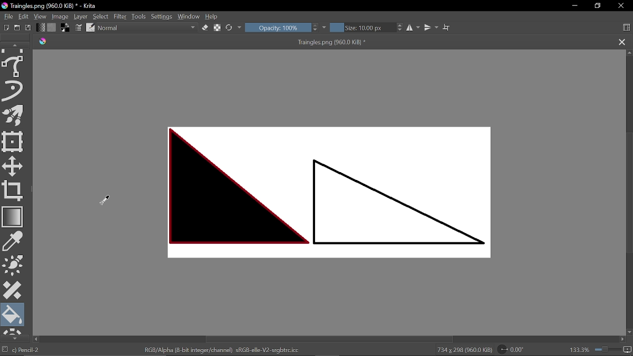  Describe the element at coordinates (627, 350) in the screenshot. I see `Pixel size` at that location.